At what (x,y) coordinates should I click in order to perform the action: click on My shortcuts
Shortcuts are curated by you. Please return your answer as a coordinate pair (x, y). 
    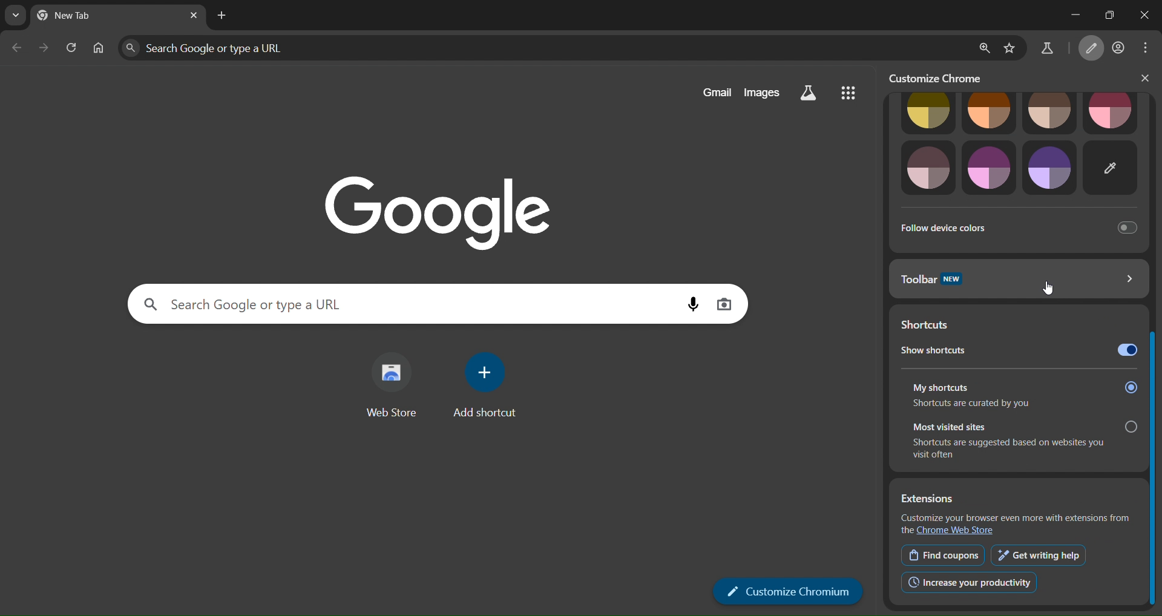
    Looking at the image, I should click on (1022, 394).